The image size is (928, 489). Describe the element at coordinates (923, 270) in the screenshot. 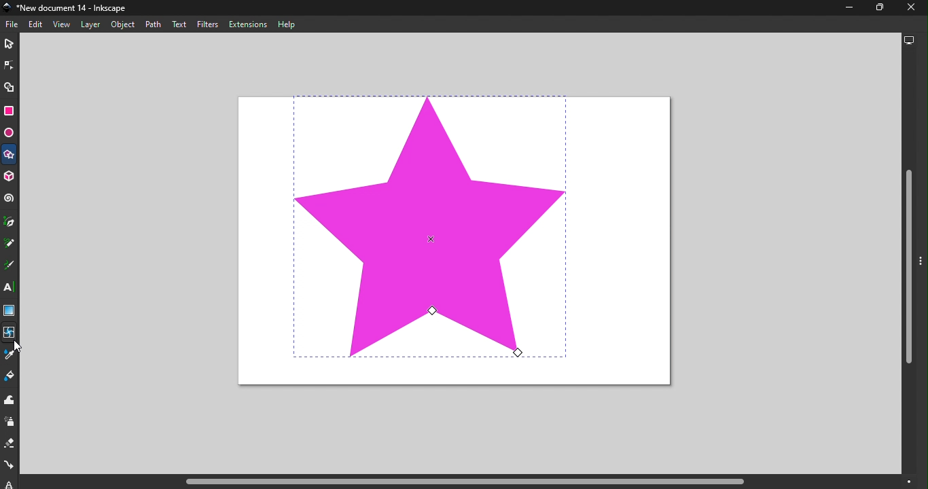

I see `Toggle command panel` at that location.